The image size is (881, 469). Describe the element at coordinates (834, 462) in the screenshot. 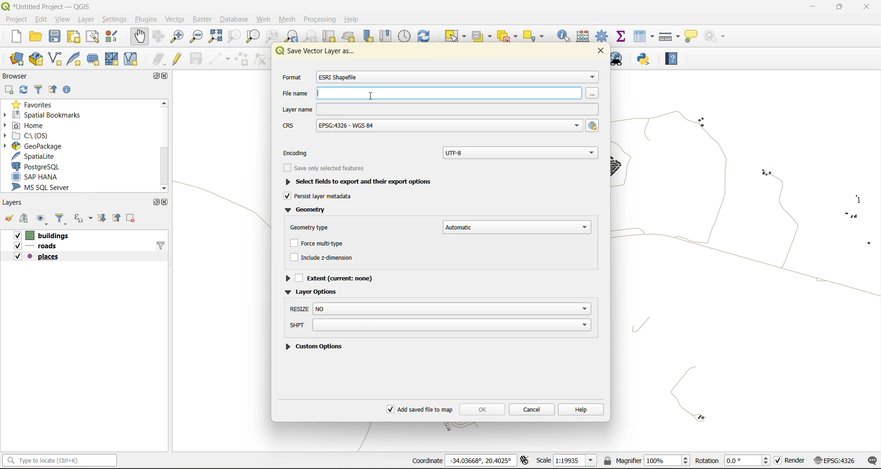

I see `crs` at that location.